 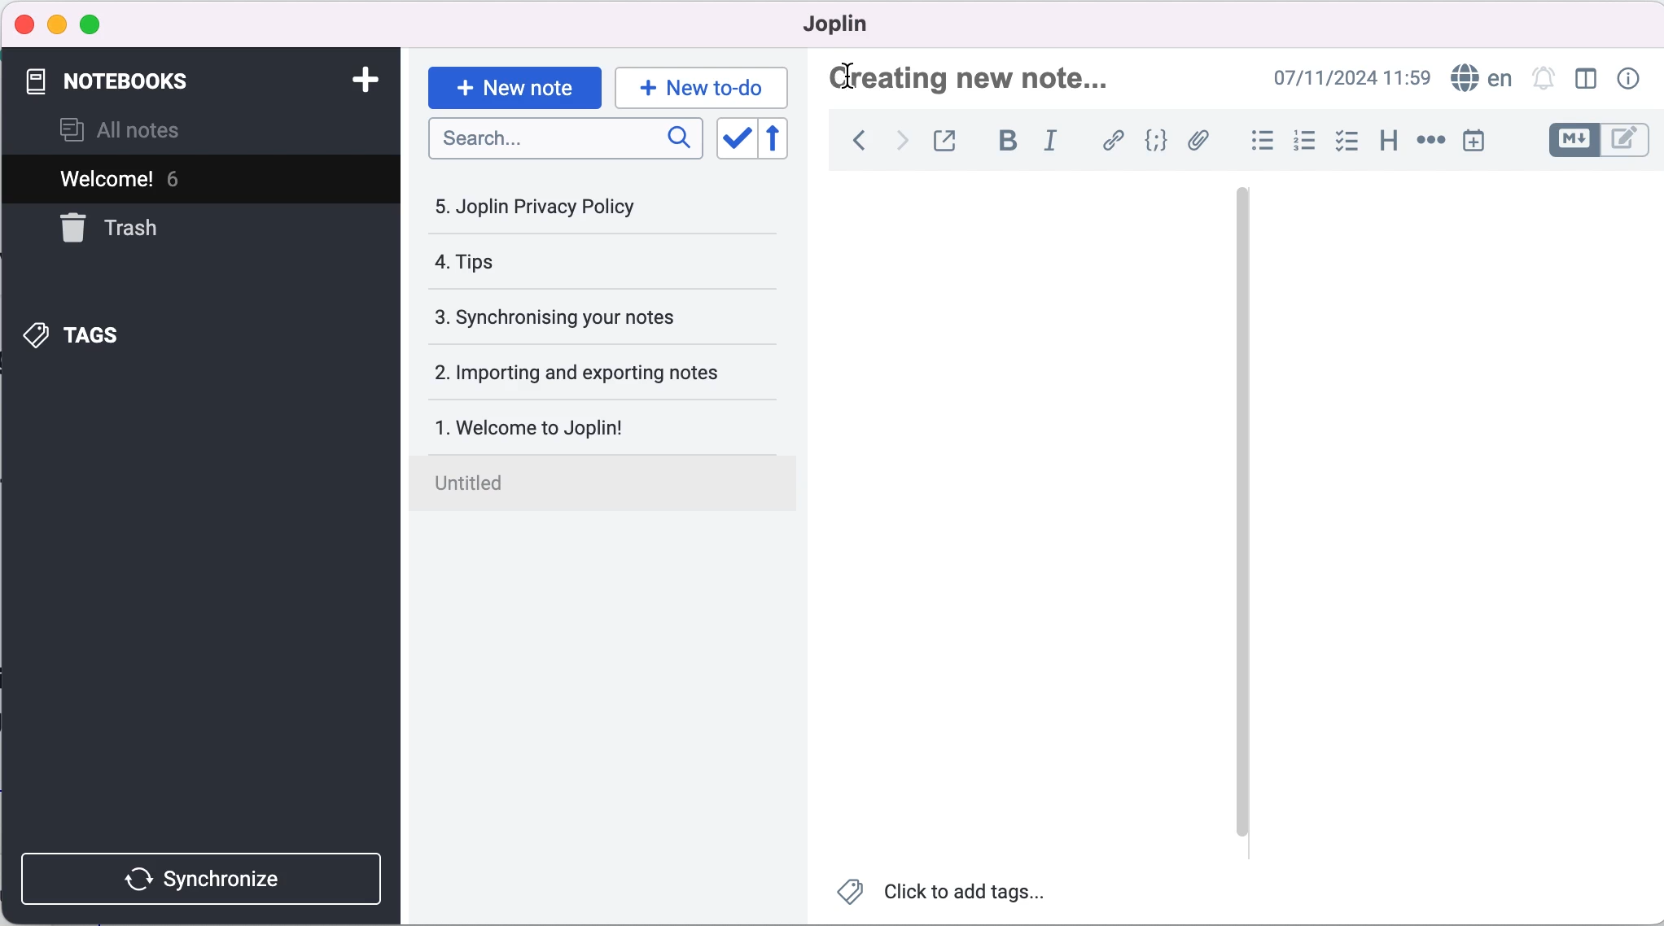 I want to click on welcome to joplin!, so click(x=592, y=426).